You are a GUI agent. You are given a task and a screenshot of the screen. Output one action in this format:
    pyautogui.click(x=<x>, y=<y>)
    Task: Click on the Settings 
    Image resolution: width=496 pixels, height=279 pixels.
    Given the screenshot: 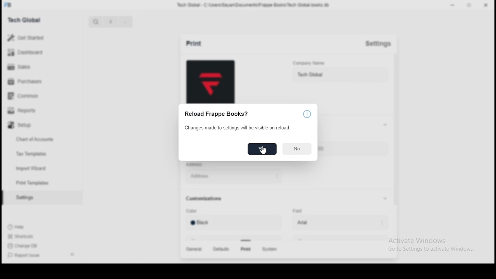 What is the action you would take?
    pyautogui.click(x=24, y=198)
    